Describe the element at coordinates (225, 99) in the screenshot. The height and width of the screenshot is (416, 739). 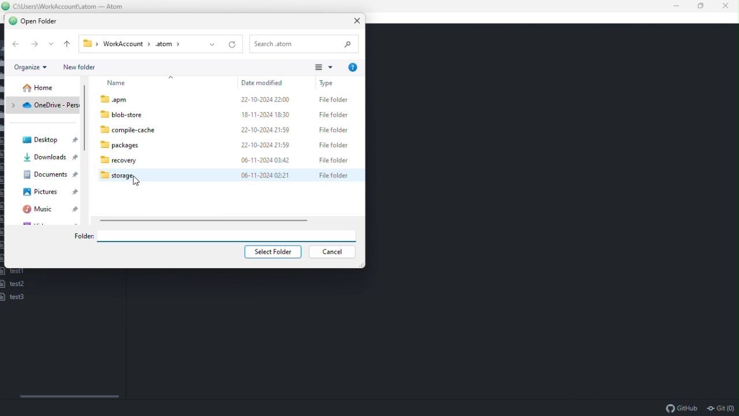
I see `amp` at that location.